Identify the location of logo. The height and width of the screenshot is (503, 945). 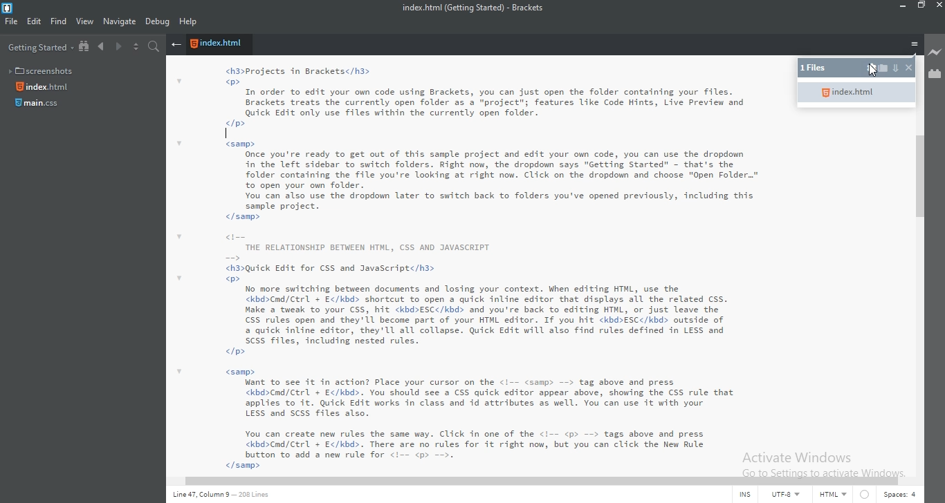
(10, 8).